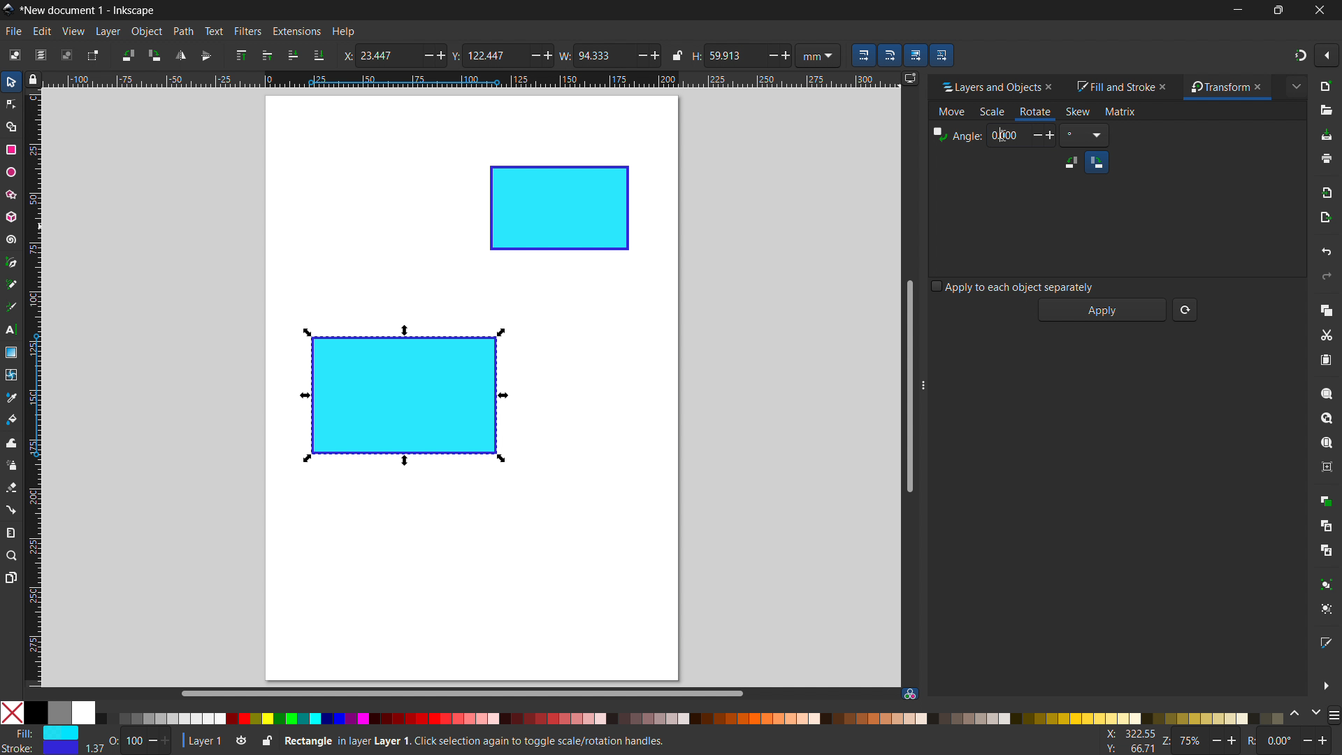  I want to click on lower to bottom, so click(319, 56).